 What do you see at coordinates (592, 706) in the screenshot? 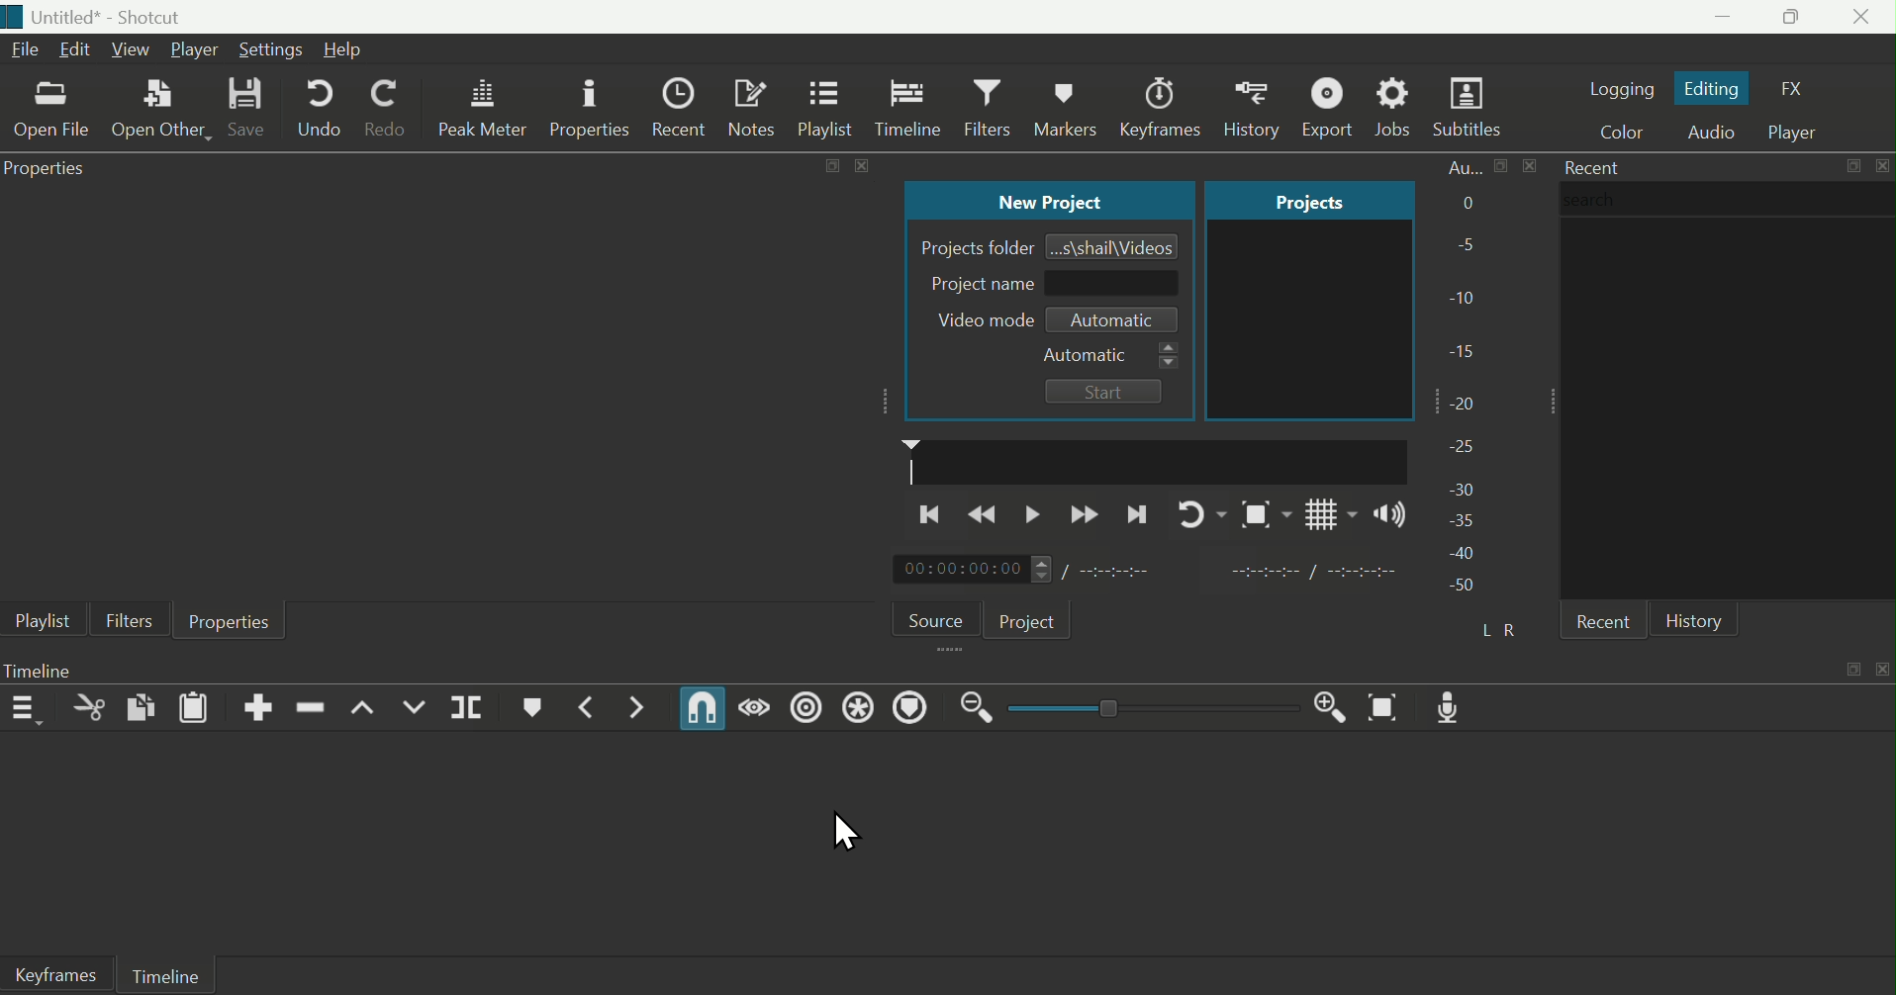
I see `Previous Marker` at bounding box center [592, 706].